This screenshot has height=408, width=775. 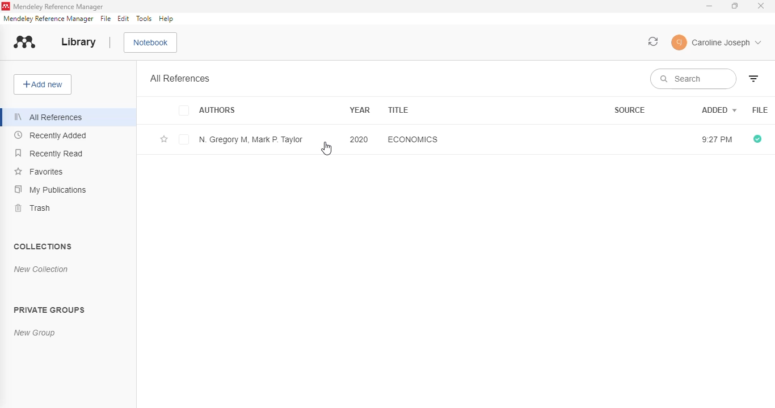 I want to click on 2020, so click(x=359, y=139).